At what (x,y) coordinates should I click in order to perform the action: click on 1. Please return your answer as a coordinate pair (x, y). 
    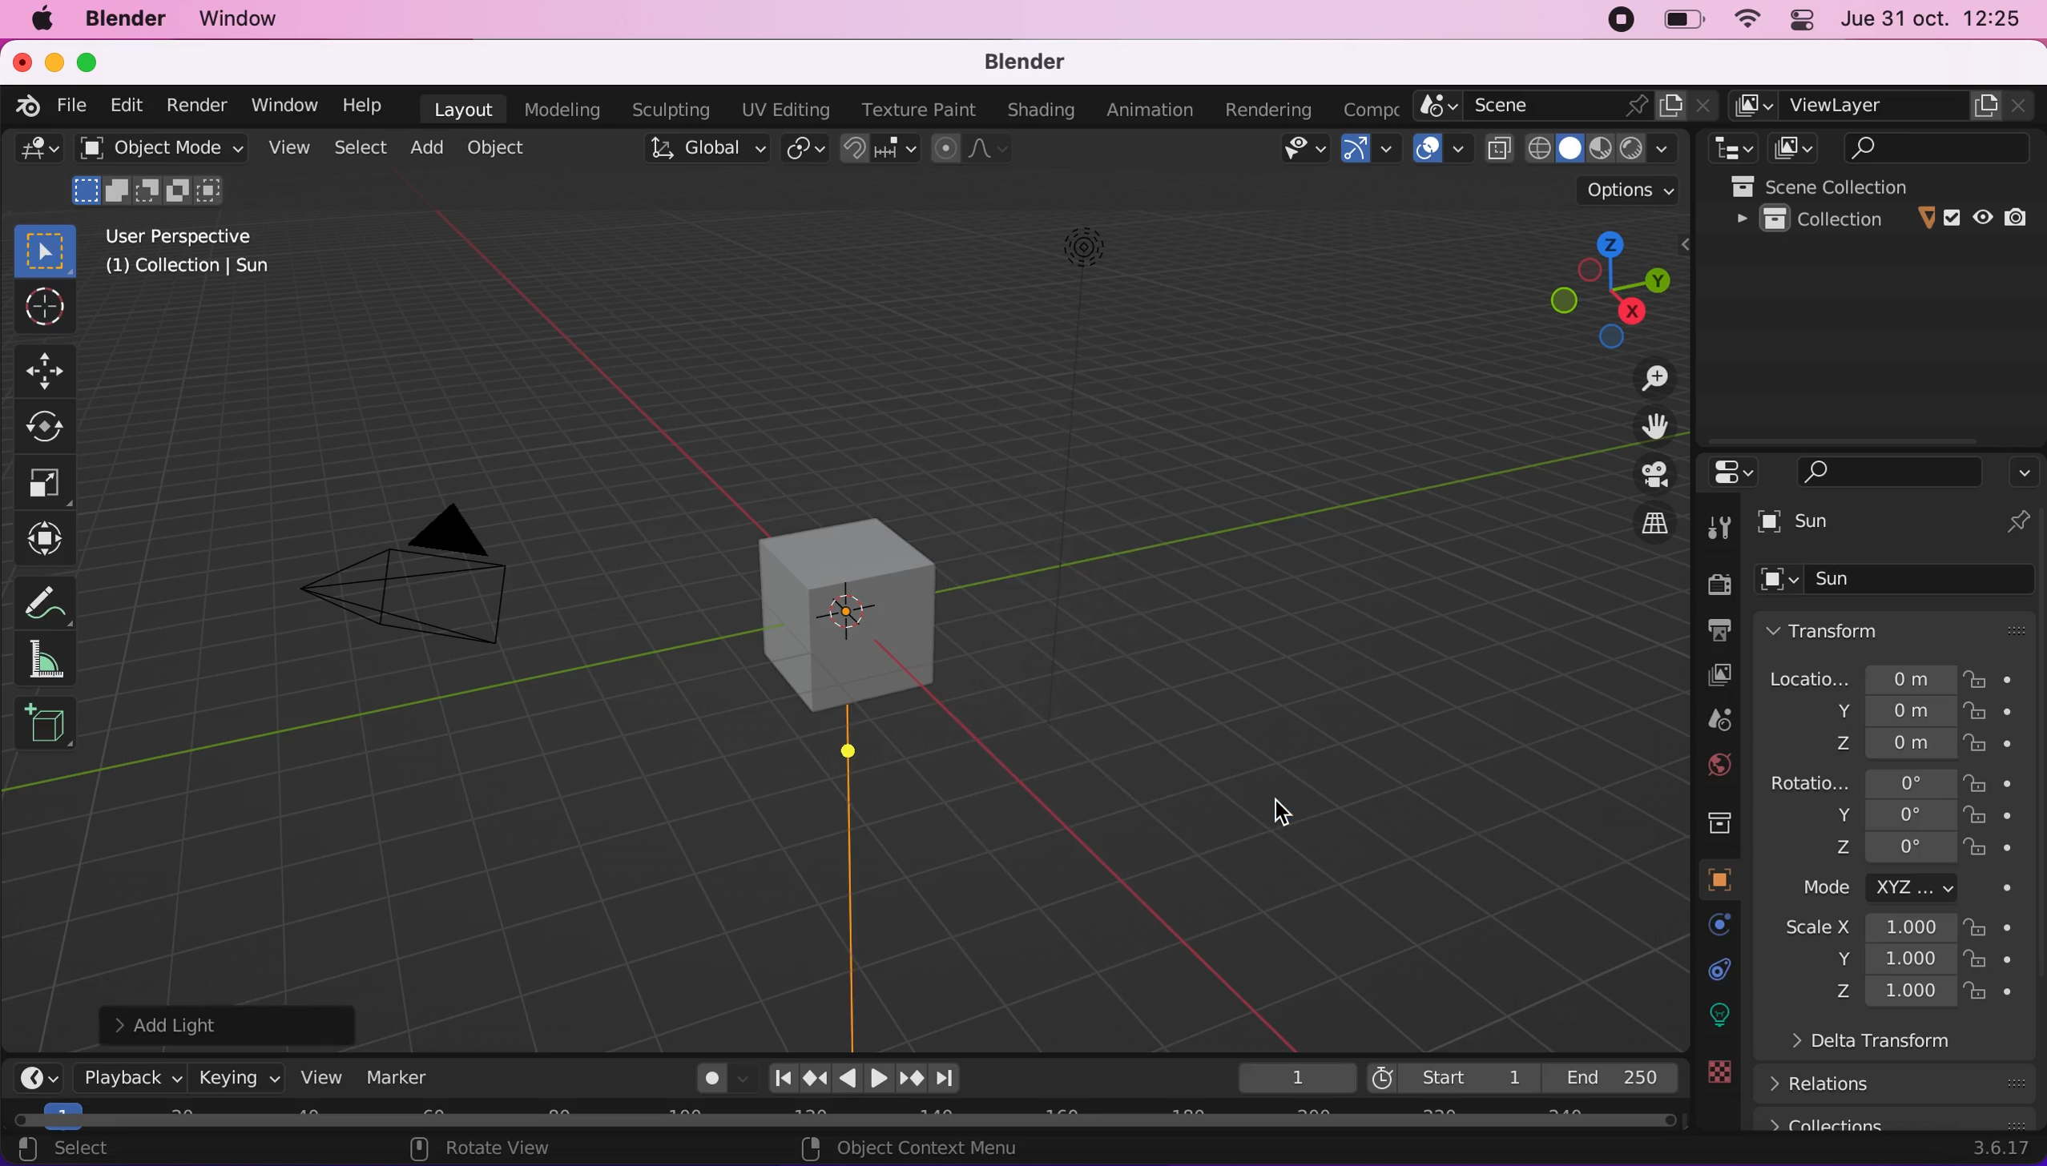
    Looking at the image, I should click on (1287, 1076).